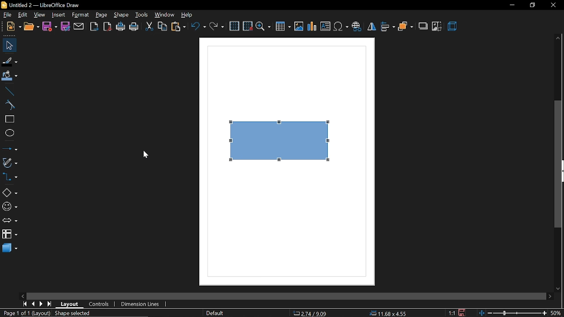 This screenshot has width=564, height=317. What do you see at coordinates (558, 164) in the screenshot?
I see `vertical scrollbar` at bounding box center [558, 164].